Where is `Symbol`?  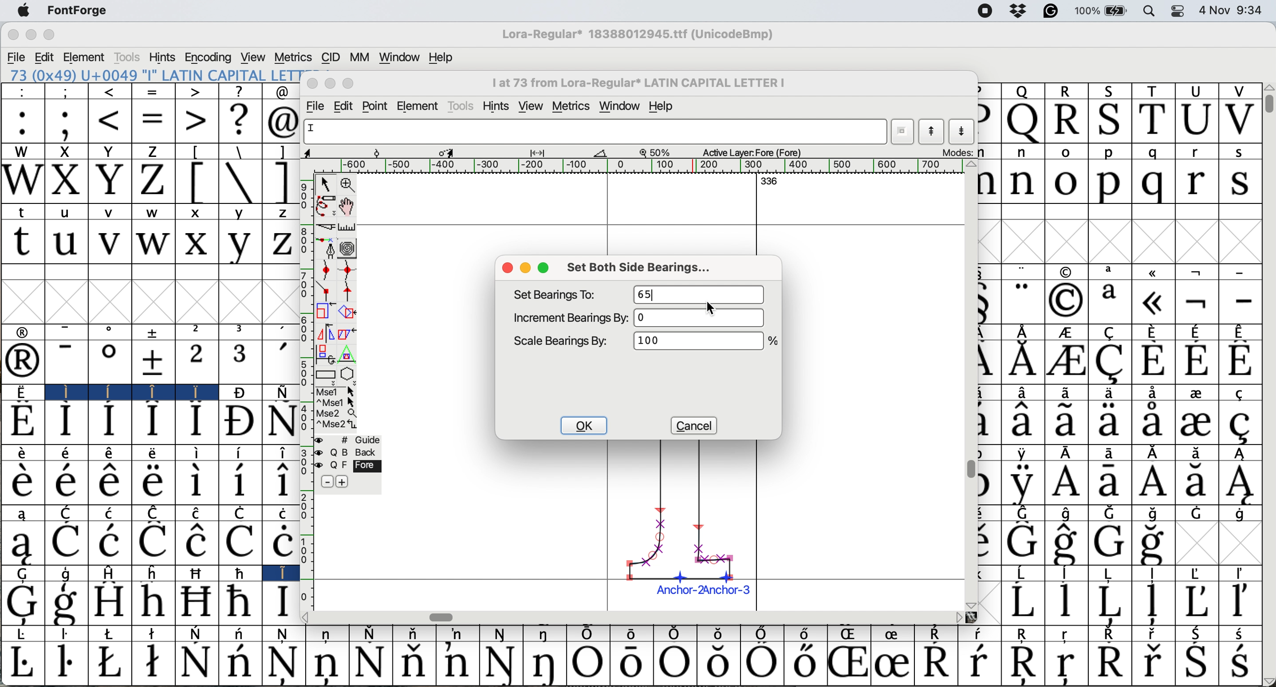 Symbol is located at coordinates (1113, 513).